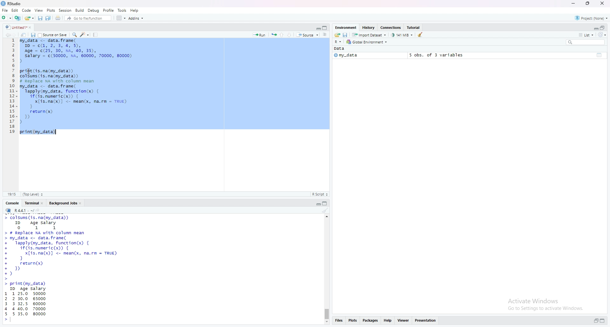  What do you see at coordinates (595, 29) in the screenshot?
I see `expand` at bounding box center [595, 29].